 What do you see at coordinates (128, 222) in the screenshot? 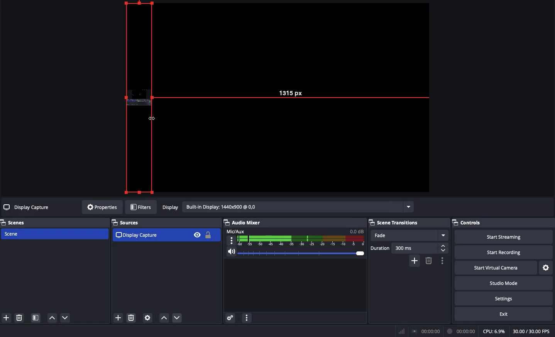
I see `Sources` at bounding box center [128, 222].